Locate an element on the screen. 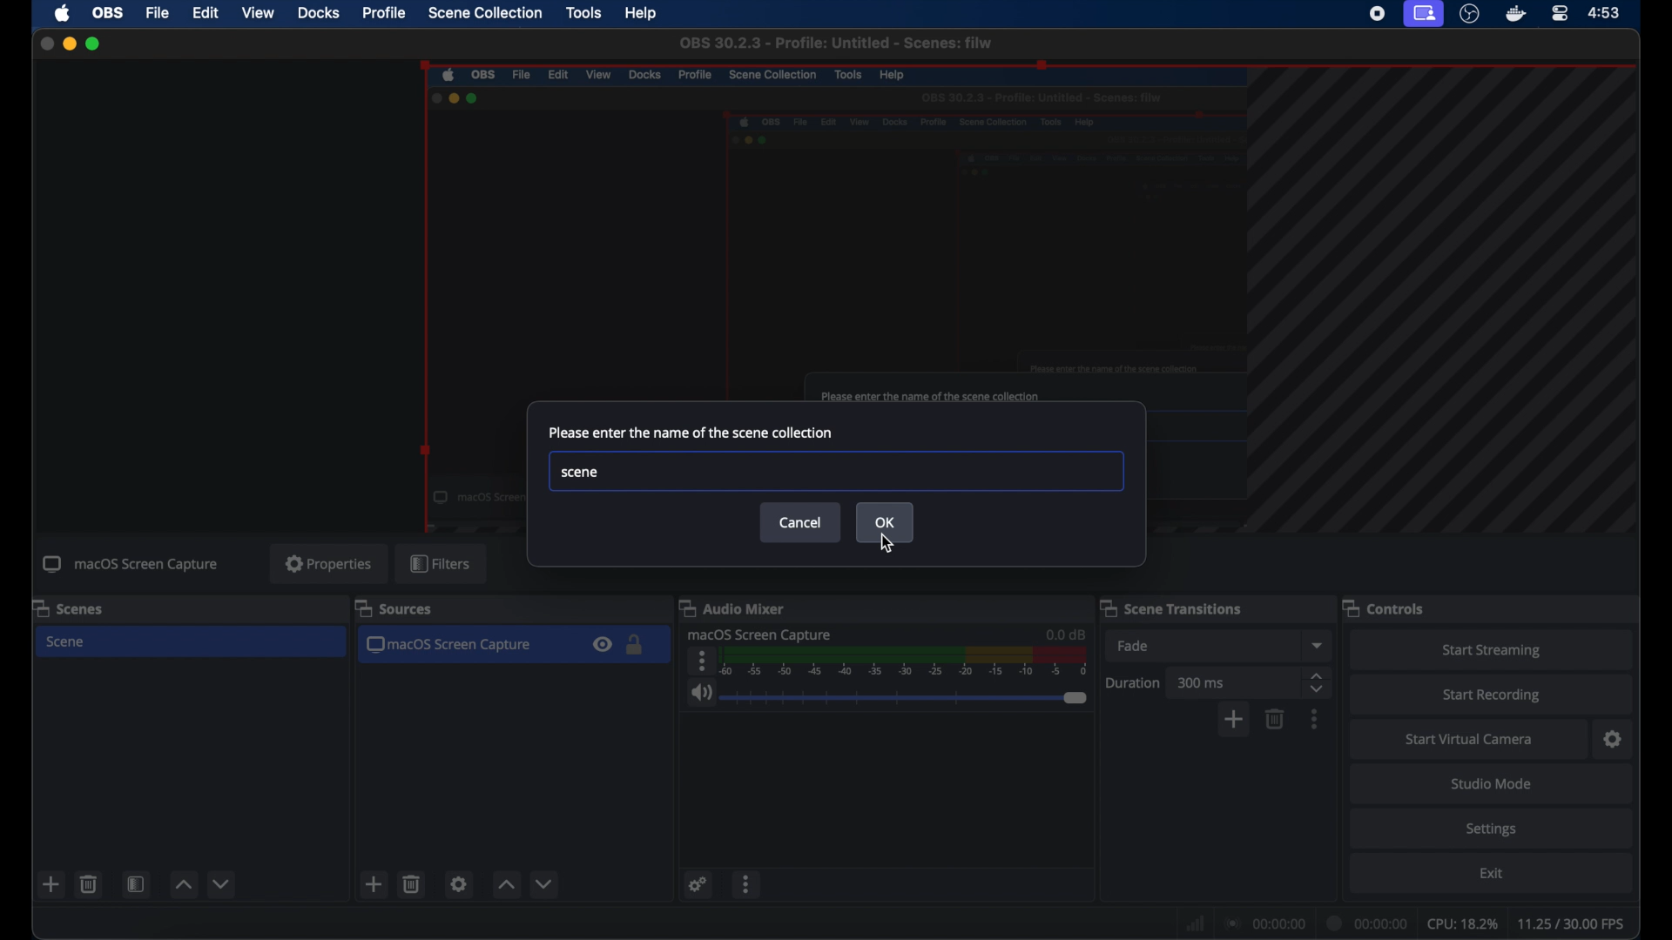 The height and width of the screenshot is (940, 1672). add scene is located at coordinates (374, 884).